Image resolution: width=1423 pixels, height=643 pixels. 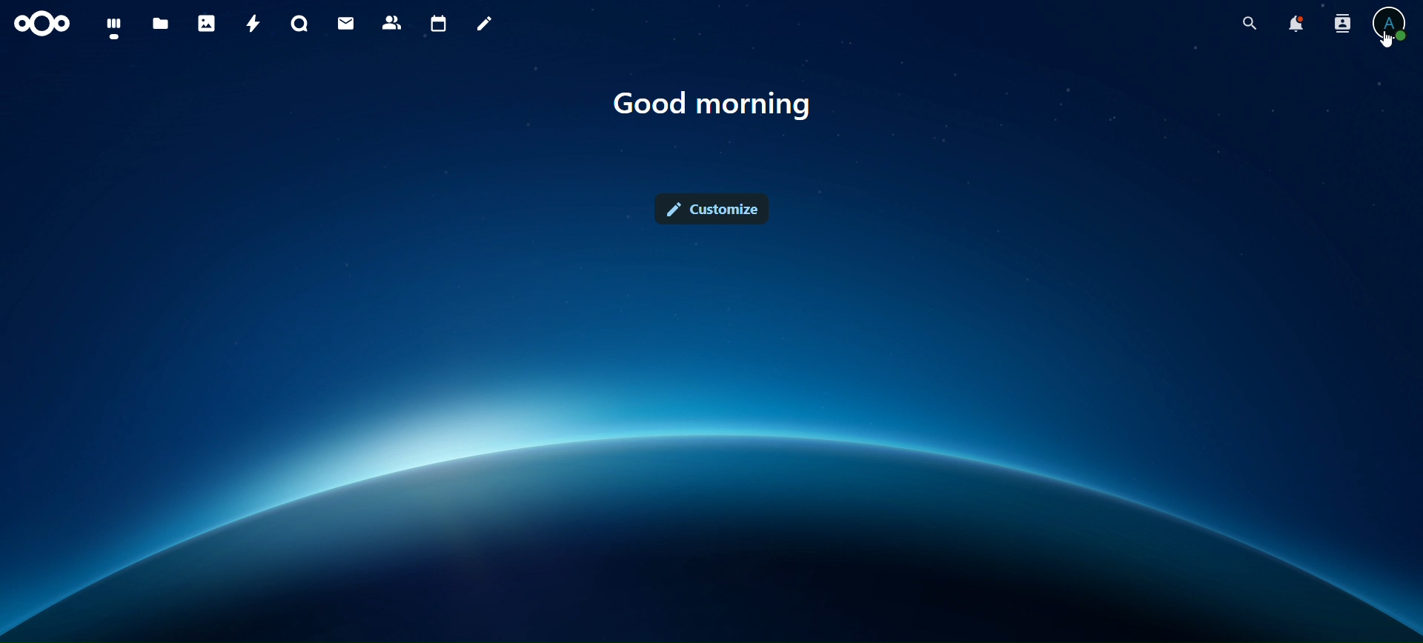 I want to click on files, so click(x=163, y=24).